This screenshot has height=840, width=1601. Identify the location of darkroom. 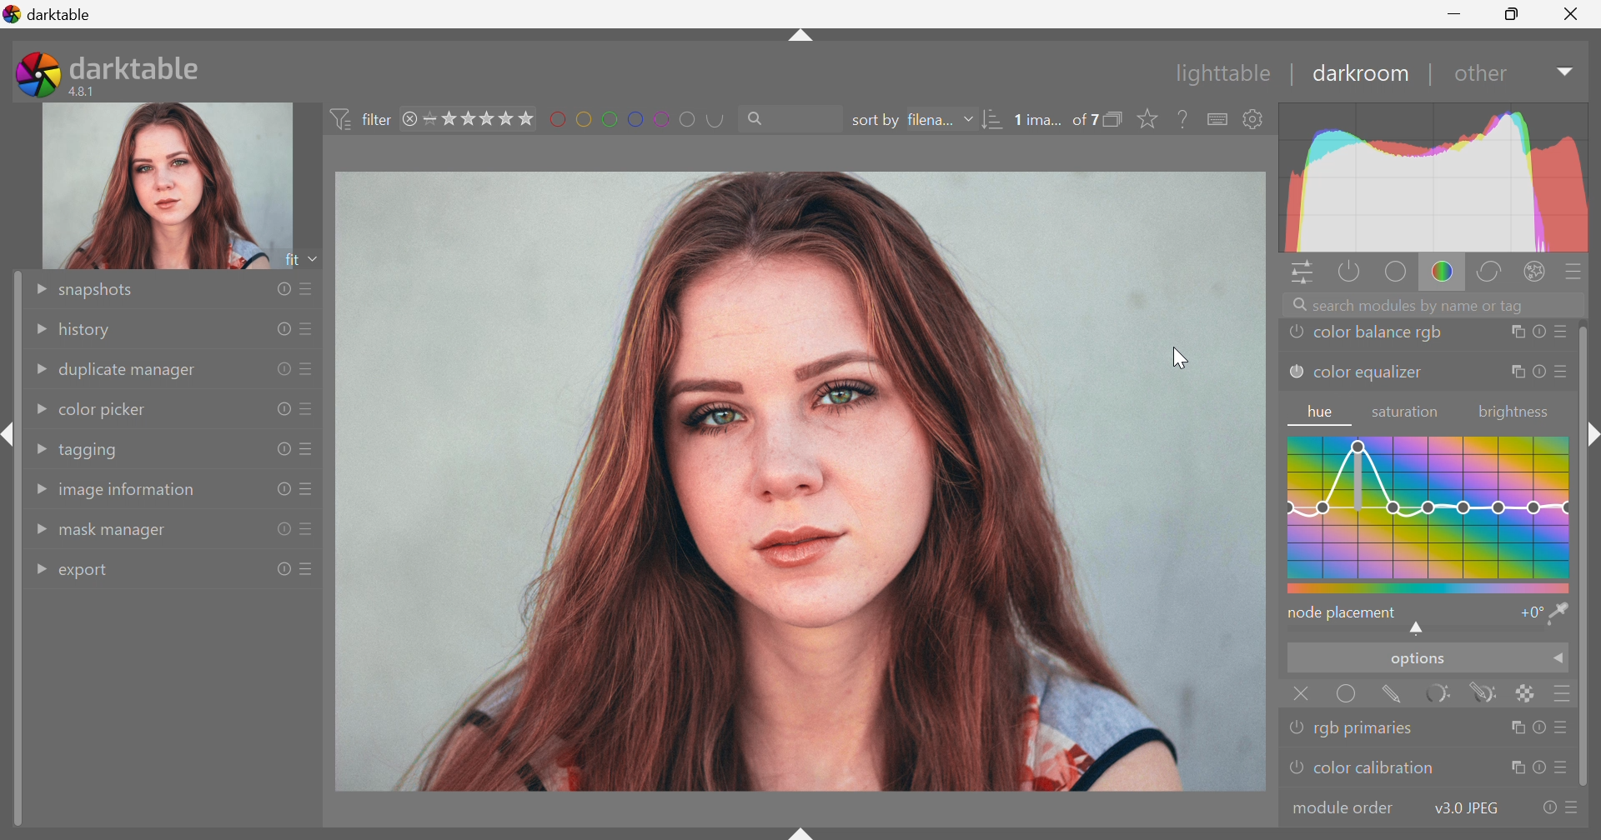
(1362, 73).